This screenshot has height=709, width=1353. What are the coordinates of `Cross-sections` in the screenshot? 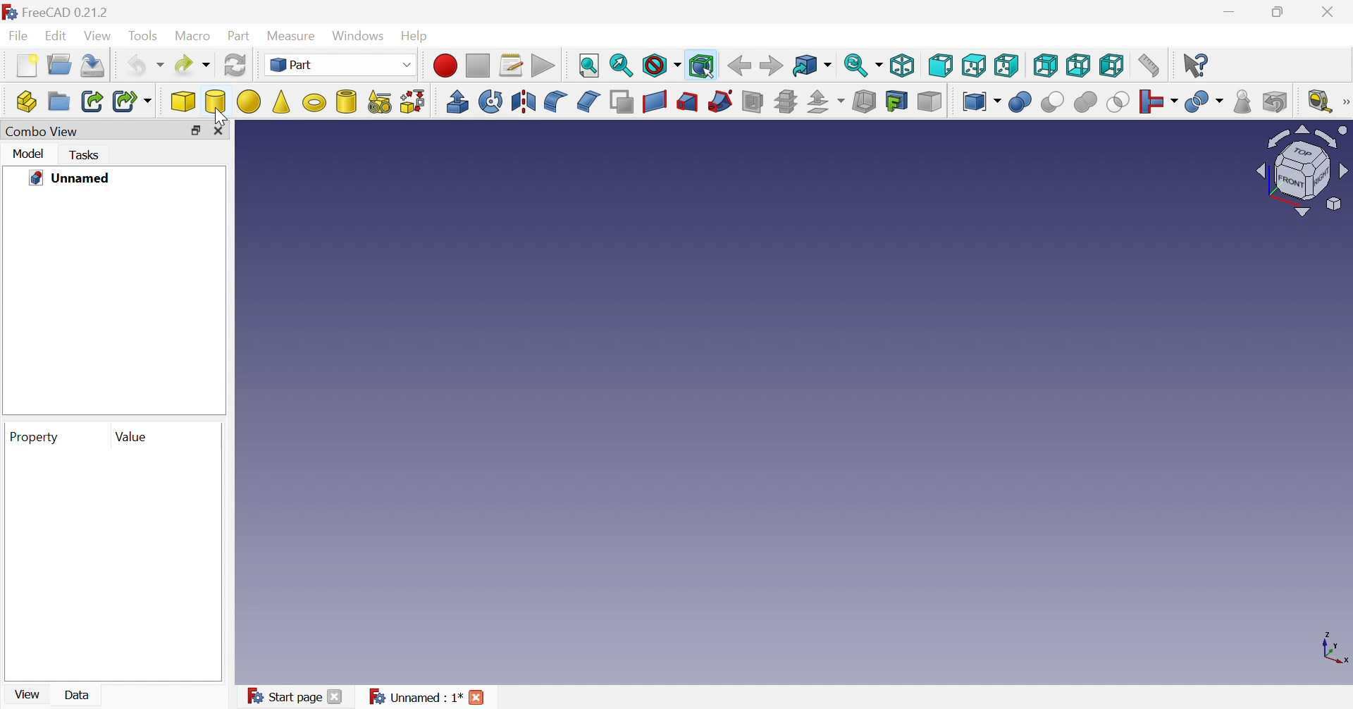 It's located at (785, 104).